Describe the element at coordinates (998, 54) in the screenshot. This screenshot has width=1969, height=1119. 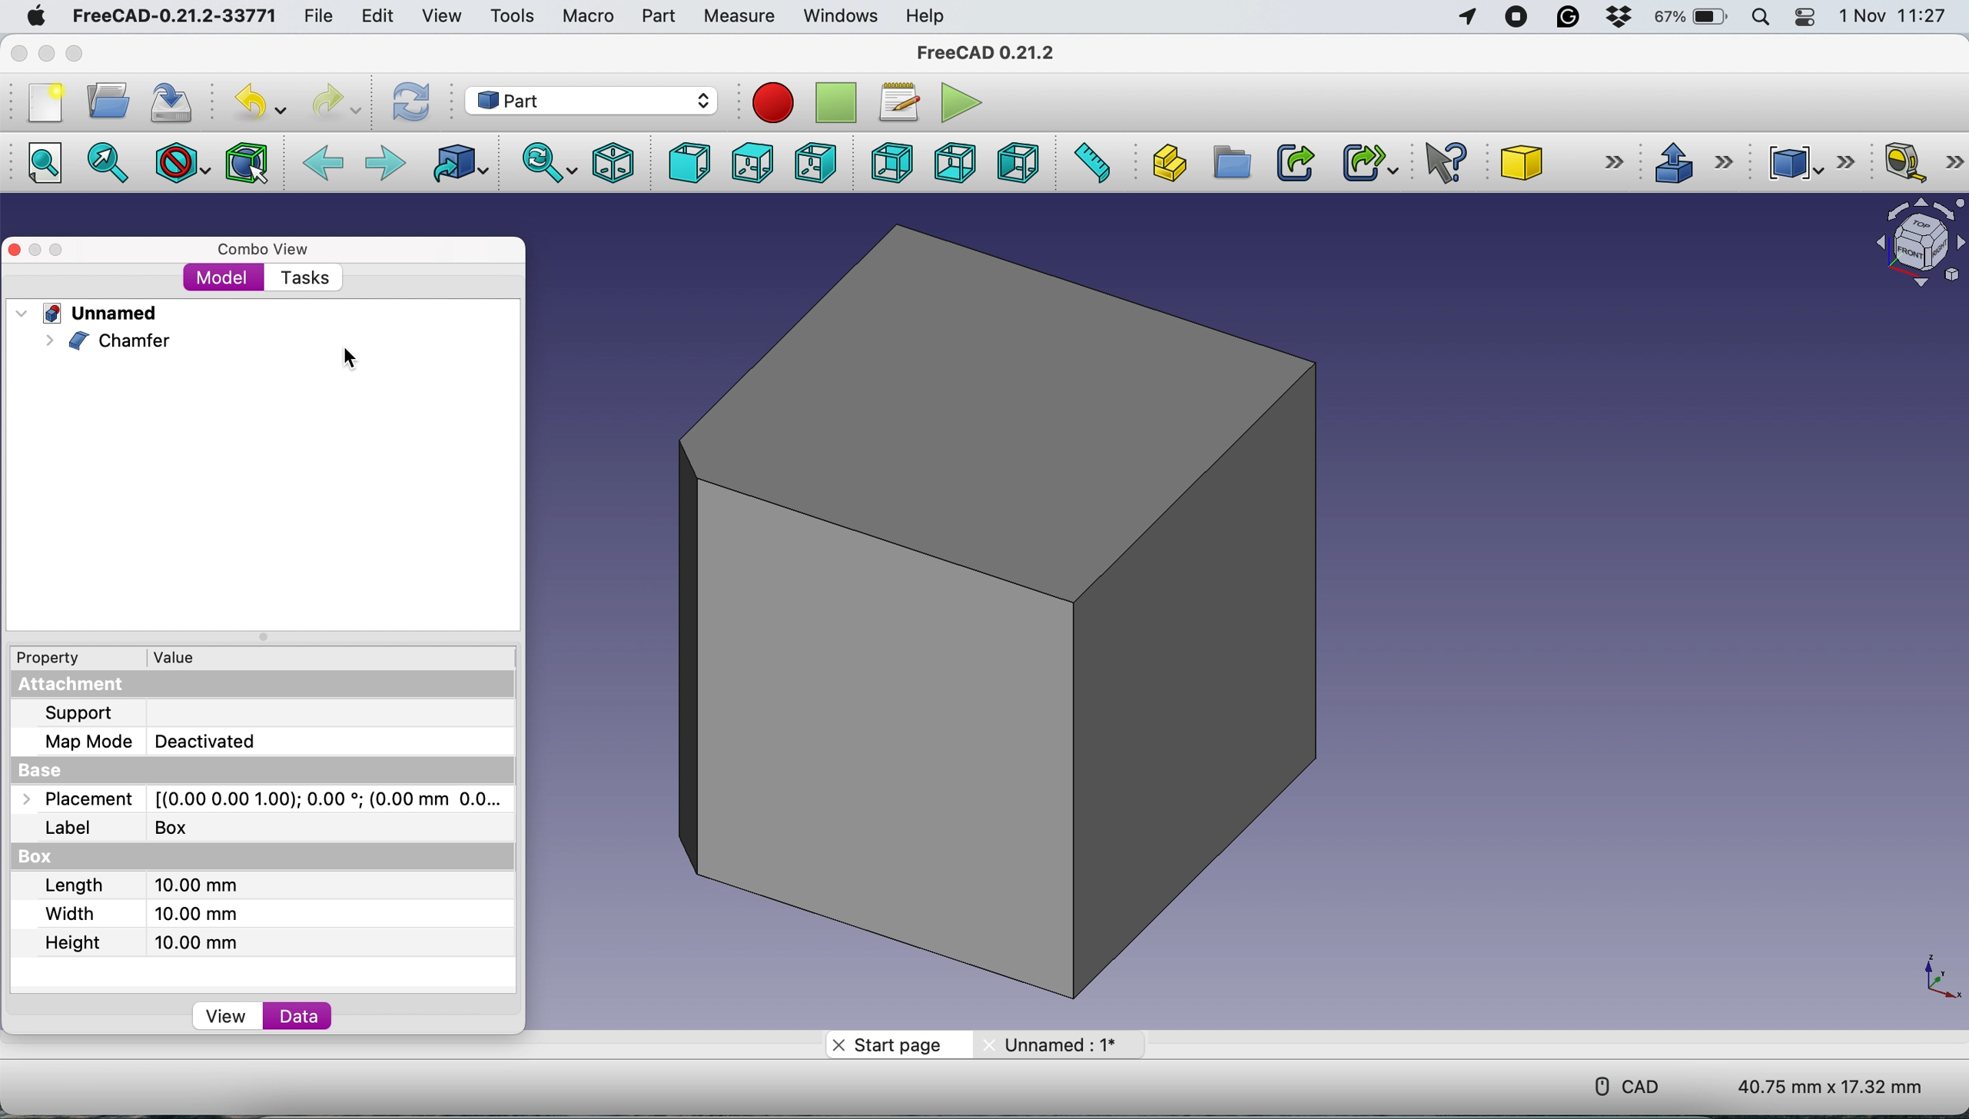
I see `freecad` at that location.